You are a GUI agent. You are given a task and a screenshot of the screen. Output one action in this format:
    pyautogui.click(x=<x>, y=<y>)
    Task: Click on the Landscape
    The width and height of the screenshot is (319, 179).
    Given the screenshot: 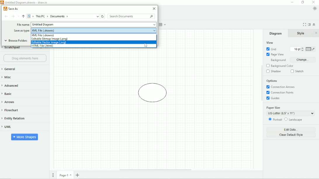 What is the action you would take?
    pyautogui.click(x=293, y=119)
    